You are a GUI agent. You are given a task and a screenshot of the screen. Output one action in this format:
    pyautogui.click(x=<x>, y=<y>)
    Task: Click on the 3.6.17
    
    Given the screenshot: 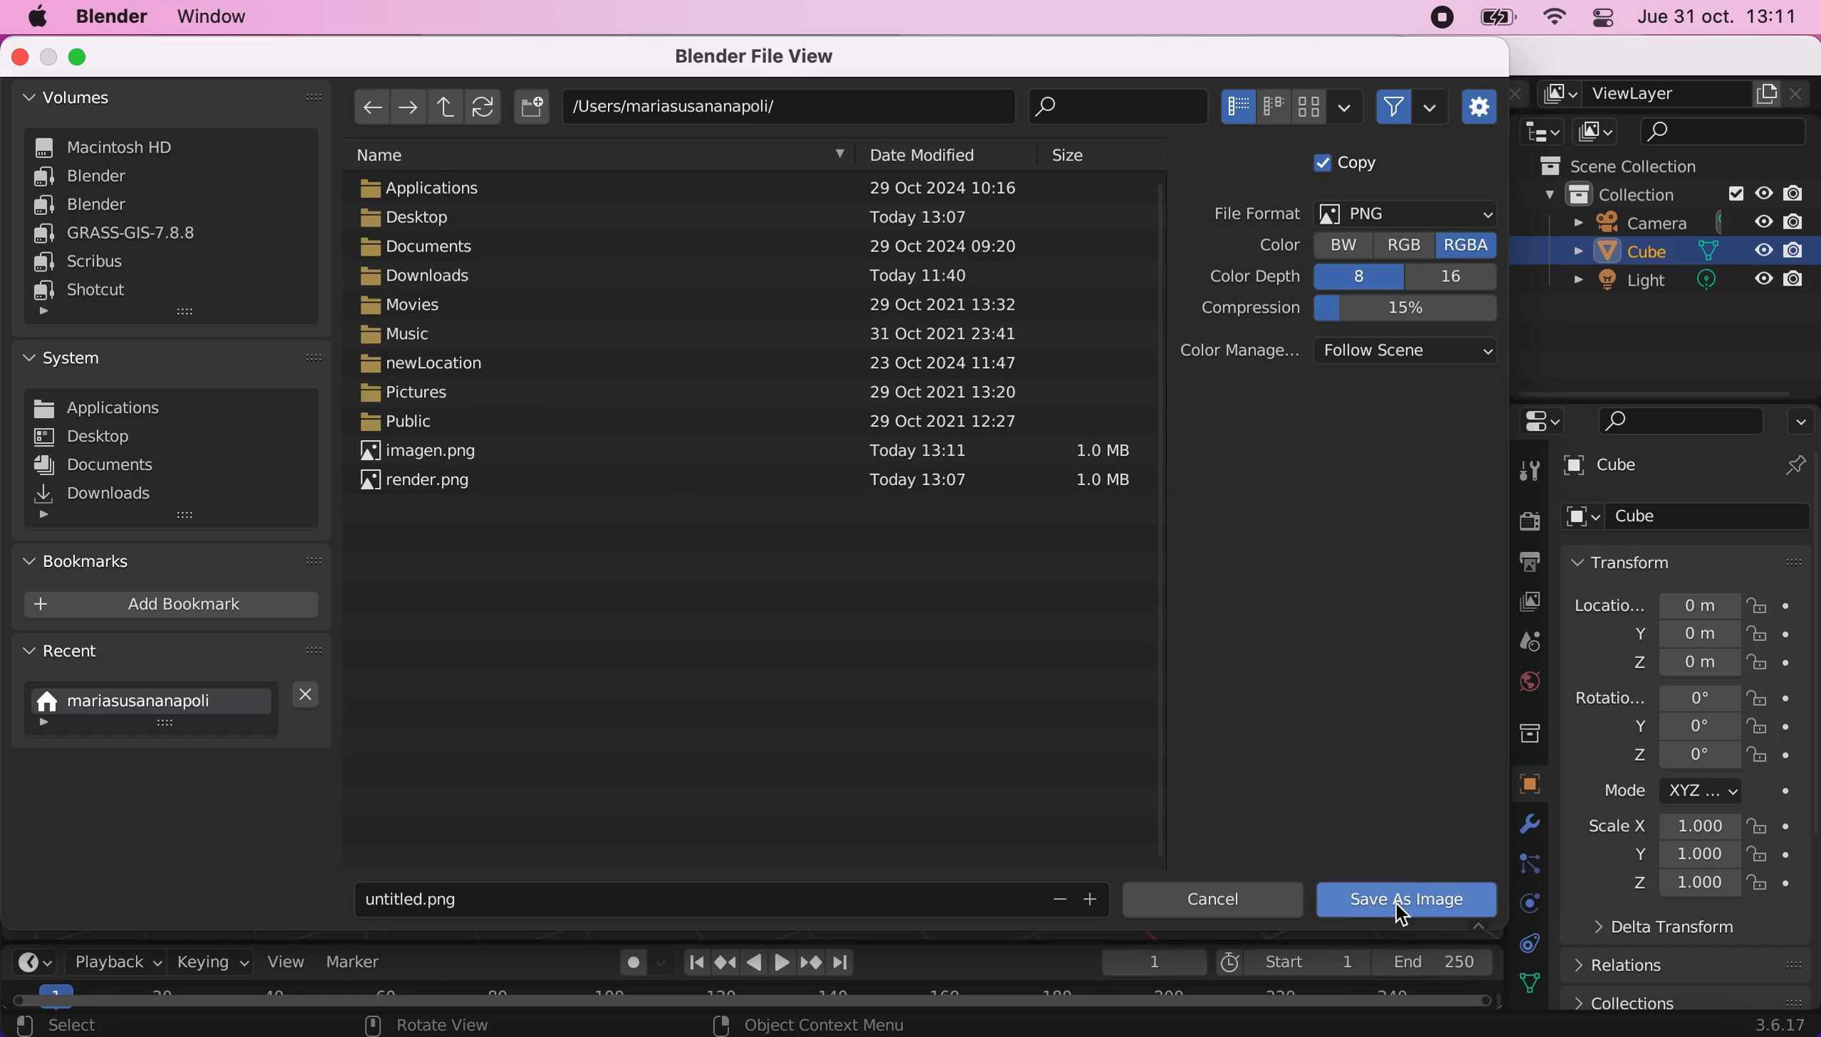 What is the action you would take?
    pyautogui.click(x=1776, y=1027)
    